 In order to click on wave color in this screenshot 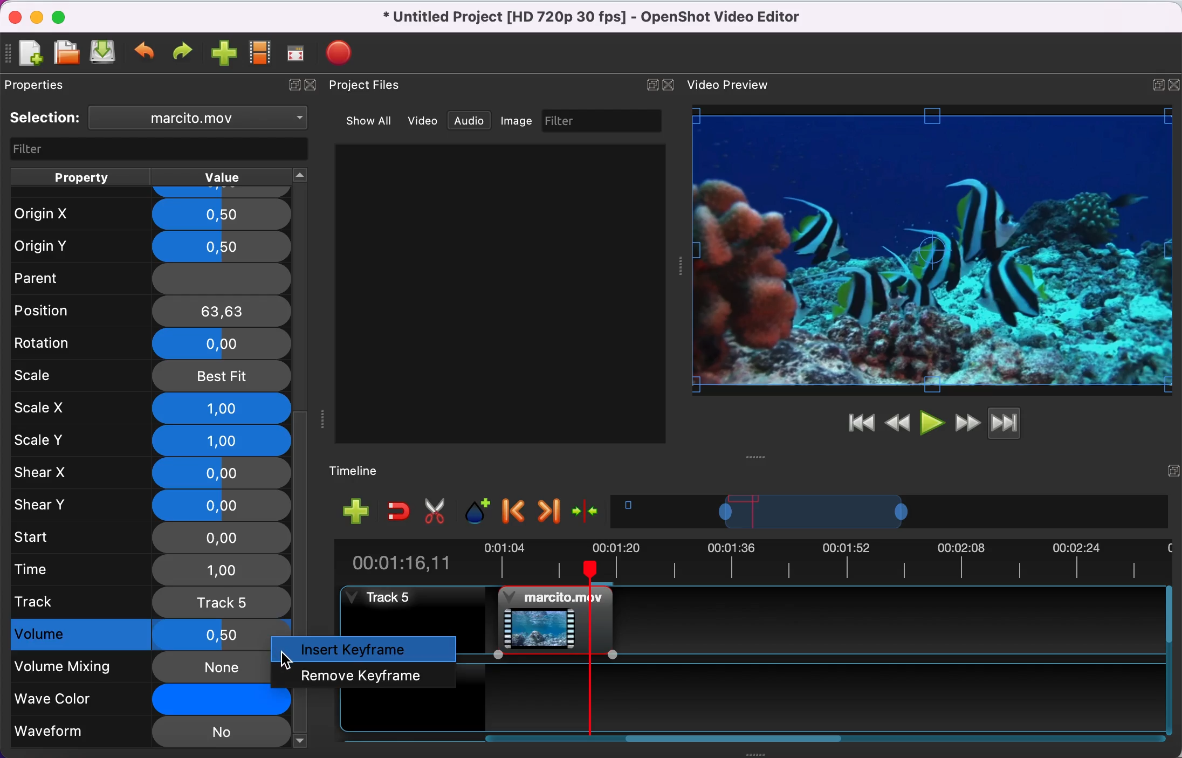, I will do `click(132, 699)`.